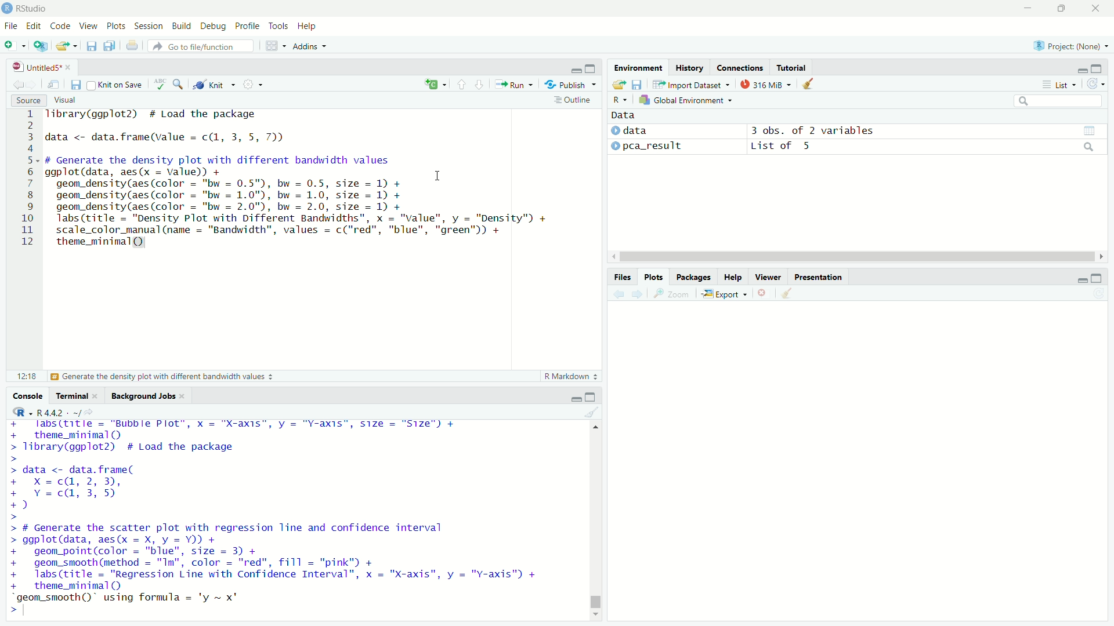 This screenshot has height=626, width=1114. I want to click on minimize, so click(1028, 8).